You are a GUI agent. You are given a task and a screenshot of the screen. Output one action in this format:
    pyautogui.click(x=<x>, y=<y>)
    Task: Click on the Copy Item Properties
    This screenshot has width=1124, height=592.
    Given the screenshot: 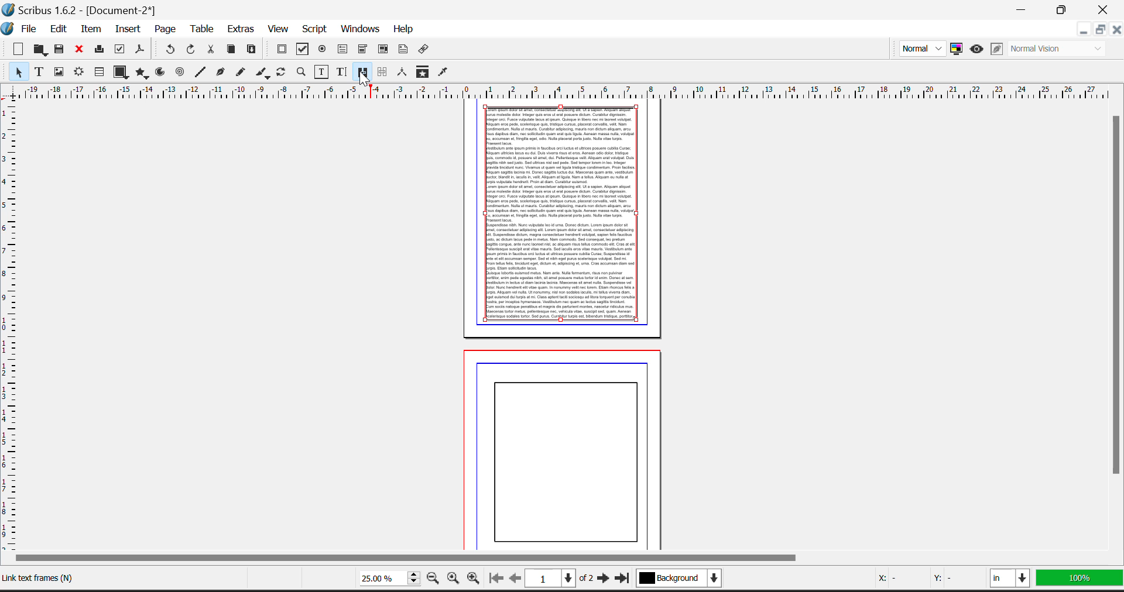 What is the action you would take?
    pyautogui.click(x=422, y=73)
    